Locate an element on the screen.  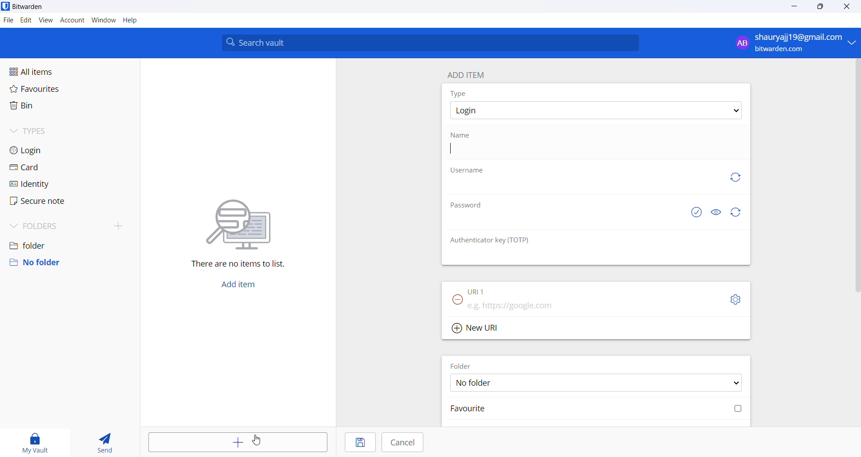
add entry is located at coordinates (238, 441).